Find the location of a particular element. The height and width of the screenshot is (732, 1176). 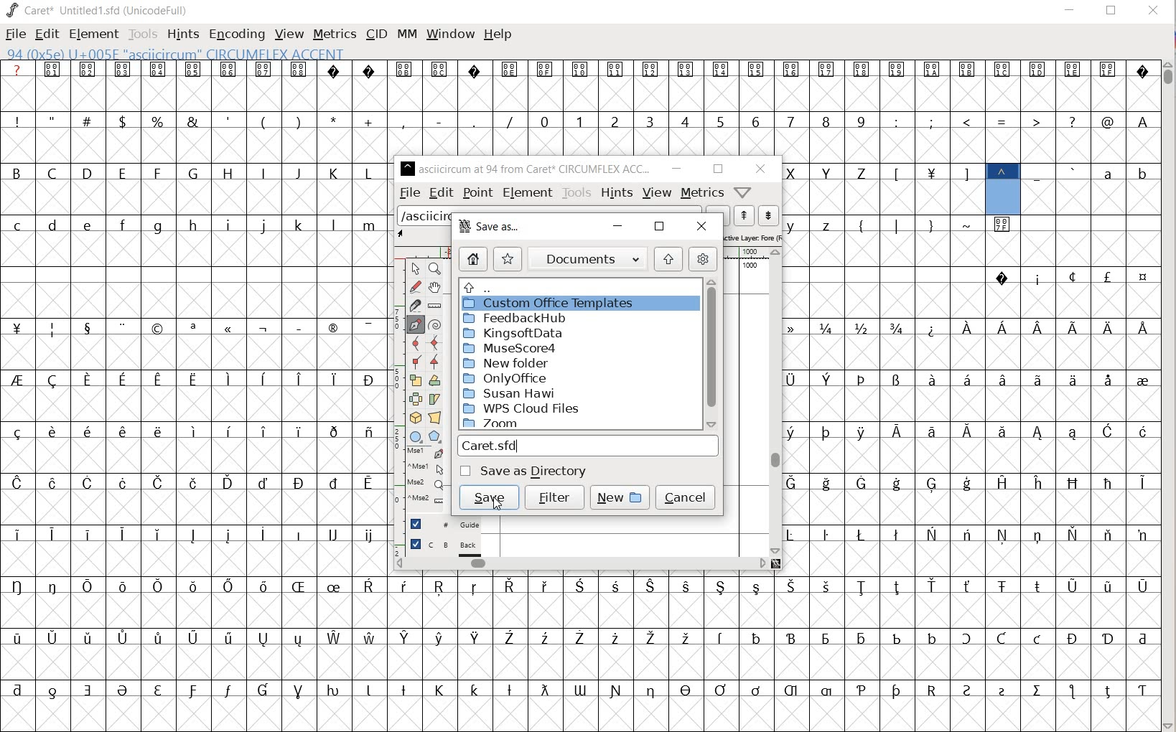

show the next word on the list is located at coordinates (745, 217).